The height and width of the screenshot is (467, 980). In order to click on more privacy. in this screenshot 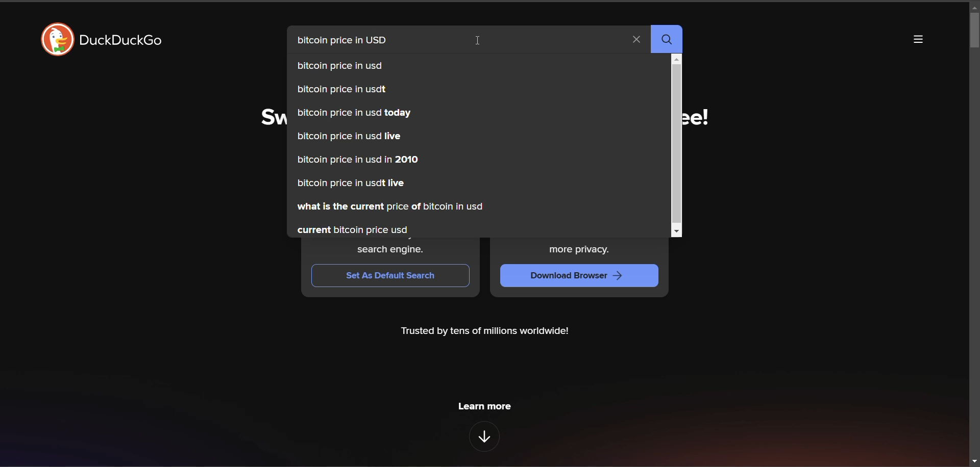, I will do `click(583, 249)`.